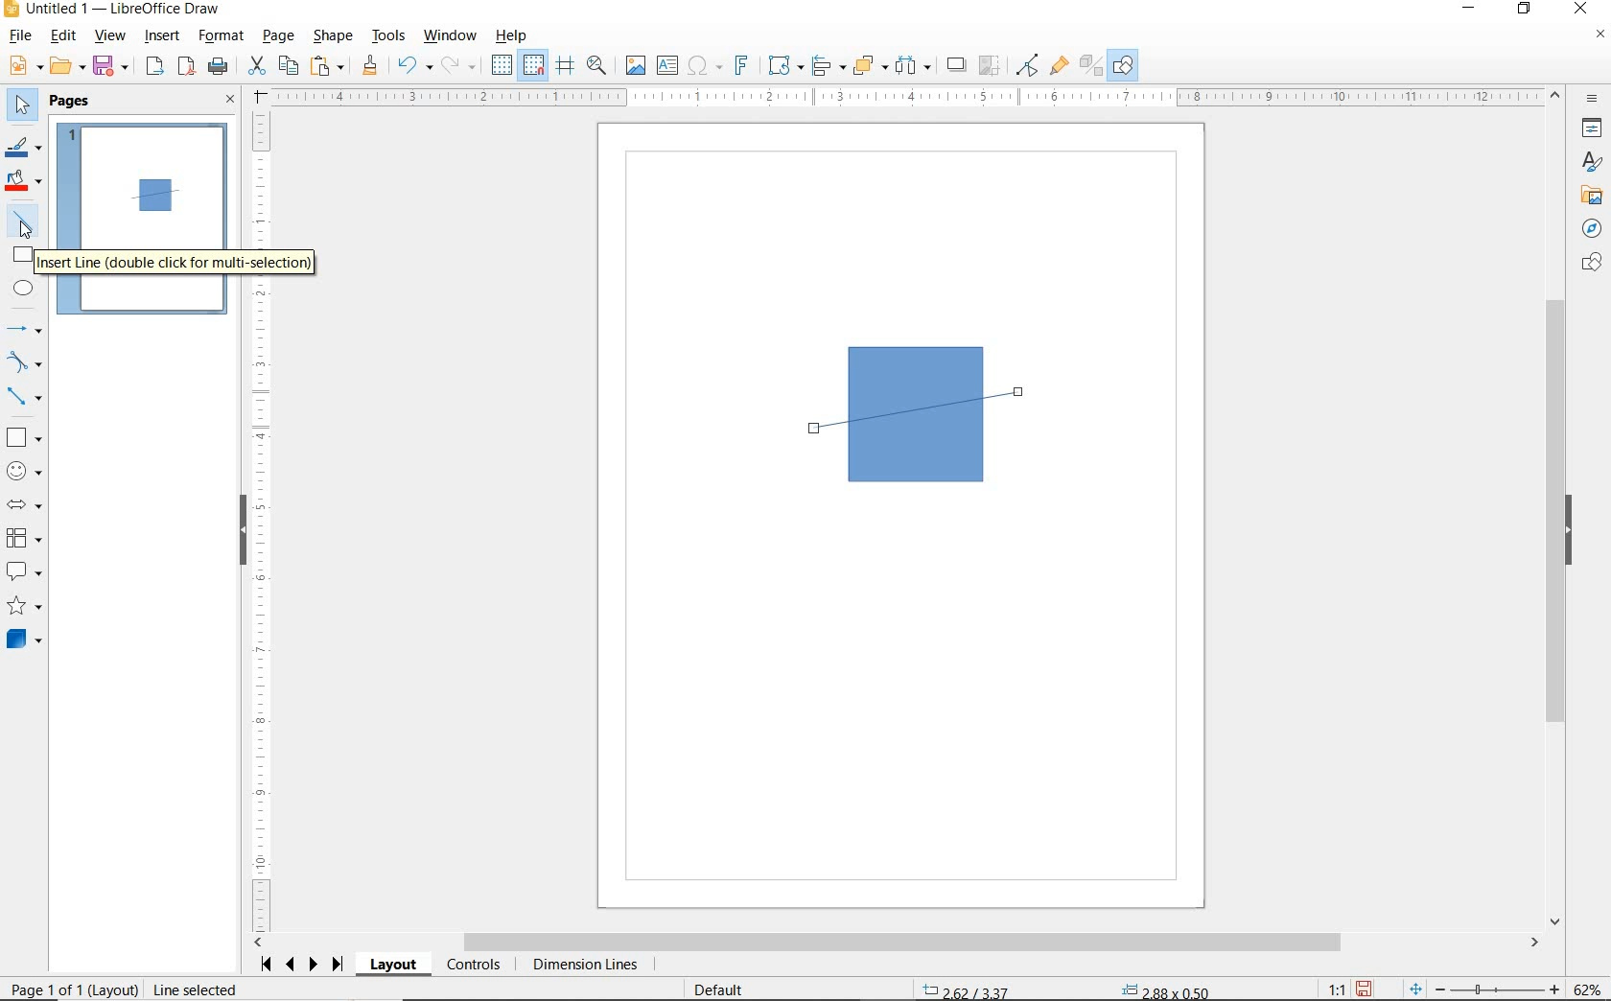  I want to click on TOGGLE EXTRUSION, so click(1089, 64).